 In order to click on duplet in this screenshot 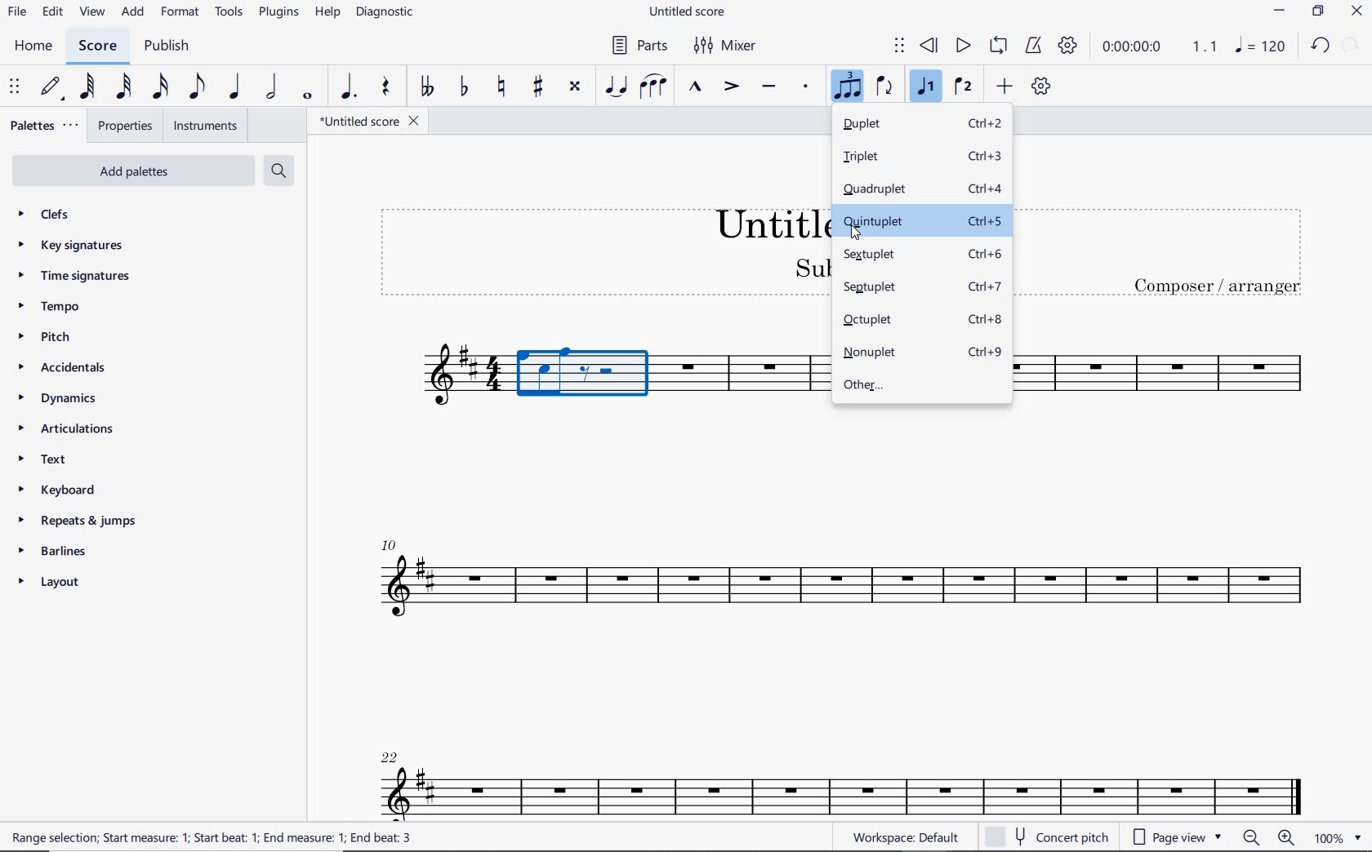, I will do `click(923, 125)`.